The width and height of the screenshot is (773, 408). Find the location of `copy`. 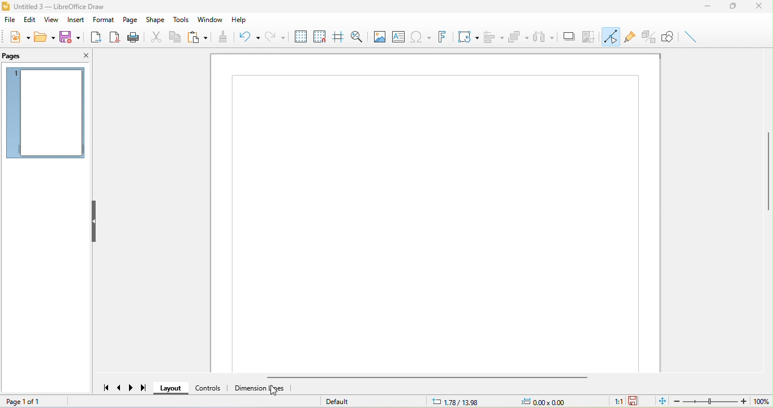

copy is located at coordinates (175, 37).